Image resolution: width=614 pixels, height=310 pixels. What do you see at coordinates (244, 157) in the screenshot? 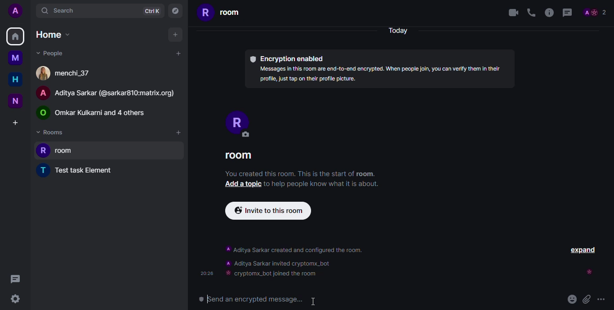
I see `ROOM` at bounding box center [244, 157].